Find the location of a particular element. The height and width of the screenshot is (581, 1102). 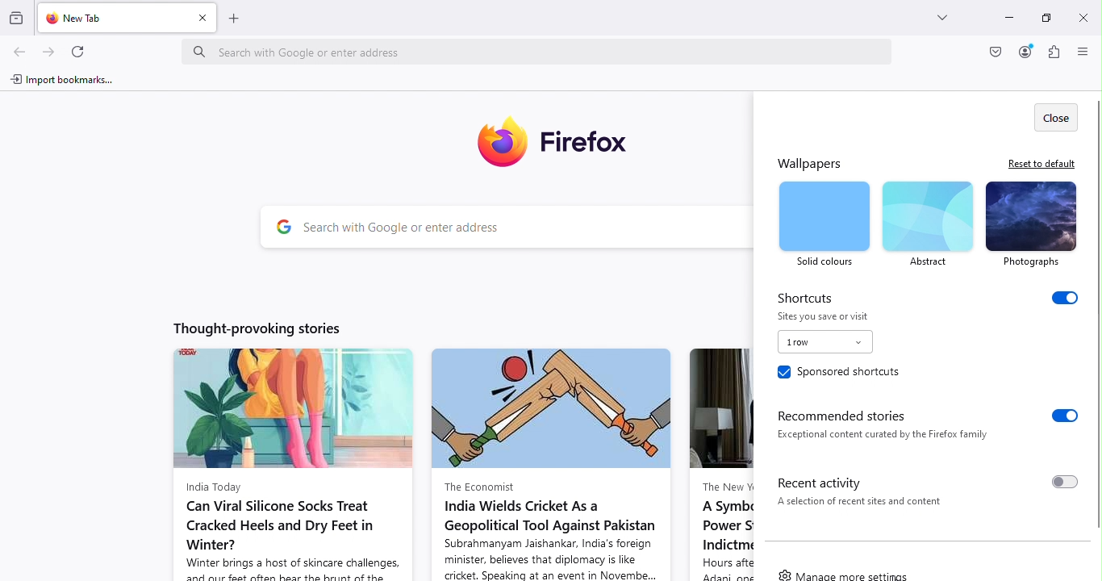

Firefox icon is located at coordinates (557, 139).